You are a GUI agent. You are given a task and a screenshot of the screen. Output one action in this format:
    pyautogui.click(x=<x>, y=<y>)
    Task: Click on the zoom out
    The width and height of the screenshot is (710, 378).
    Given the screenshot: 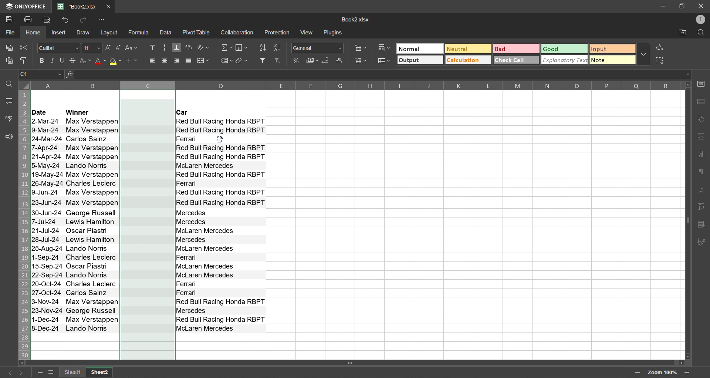 What is the action you would take?
    pyautogui.click(x=636, y=372)
    